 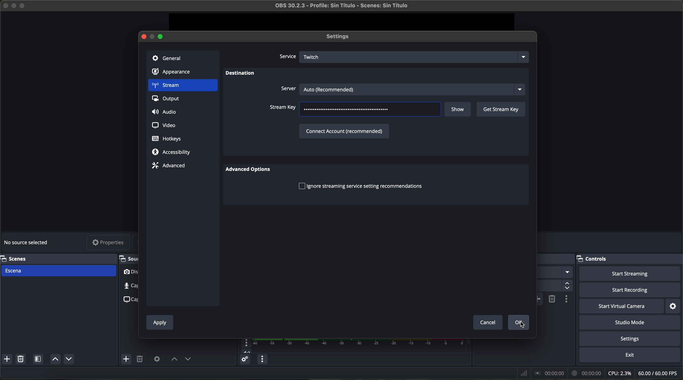 I want to click on maximize, so click(x=23, y=6).